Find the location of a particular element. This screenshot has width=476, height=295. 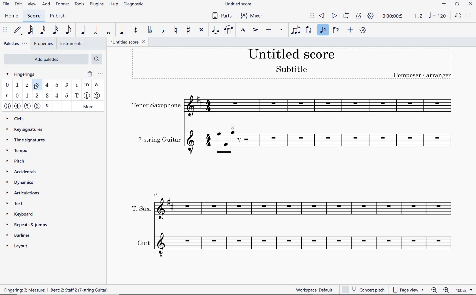

fingerings 0 is located at coordinates (7, 85).